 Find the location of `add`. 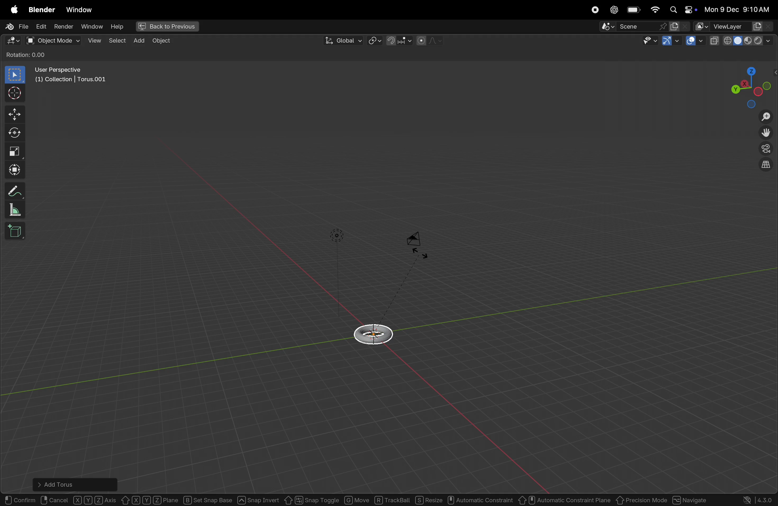

add is located at coordinates (137, 40).